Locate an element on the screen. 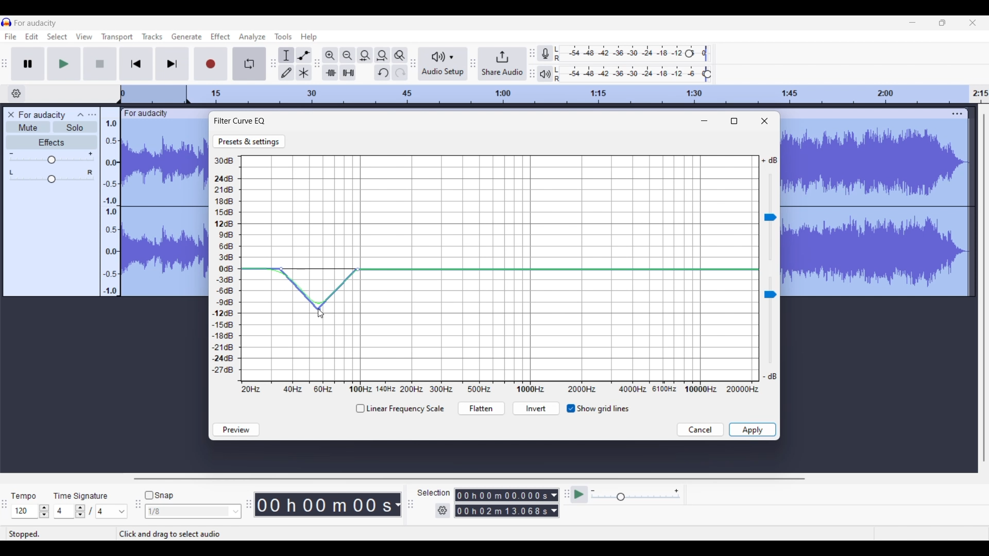 The width and height of the screenshot is (989, 556). Close interface is located at coordinates (973, 23).